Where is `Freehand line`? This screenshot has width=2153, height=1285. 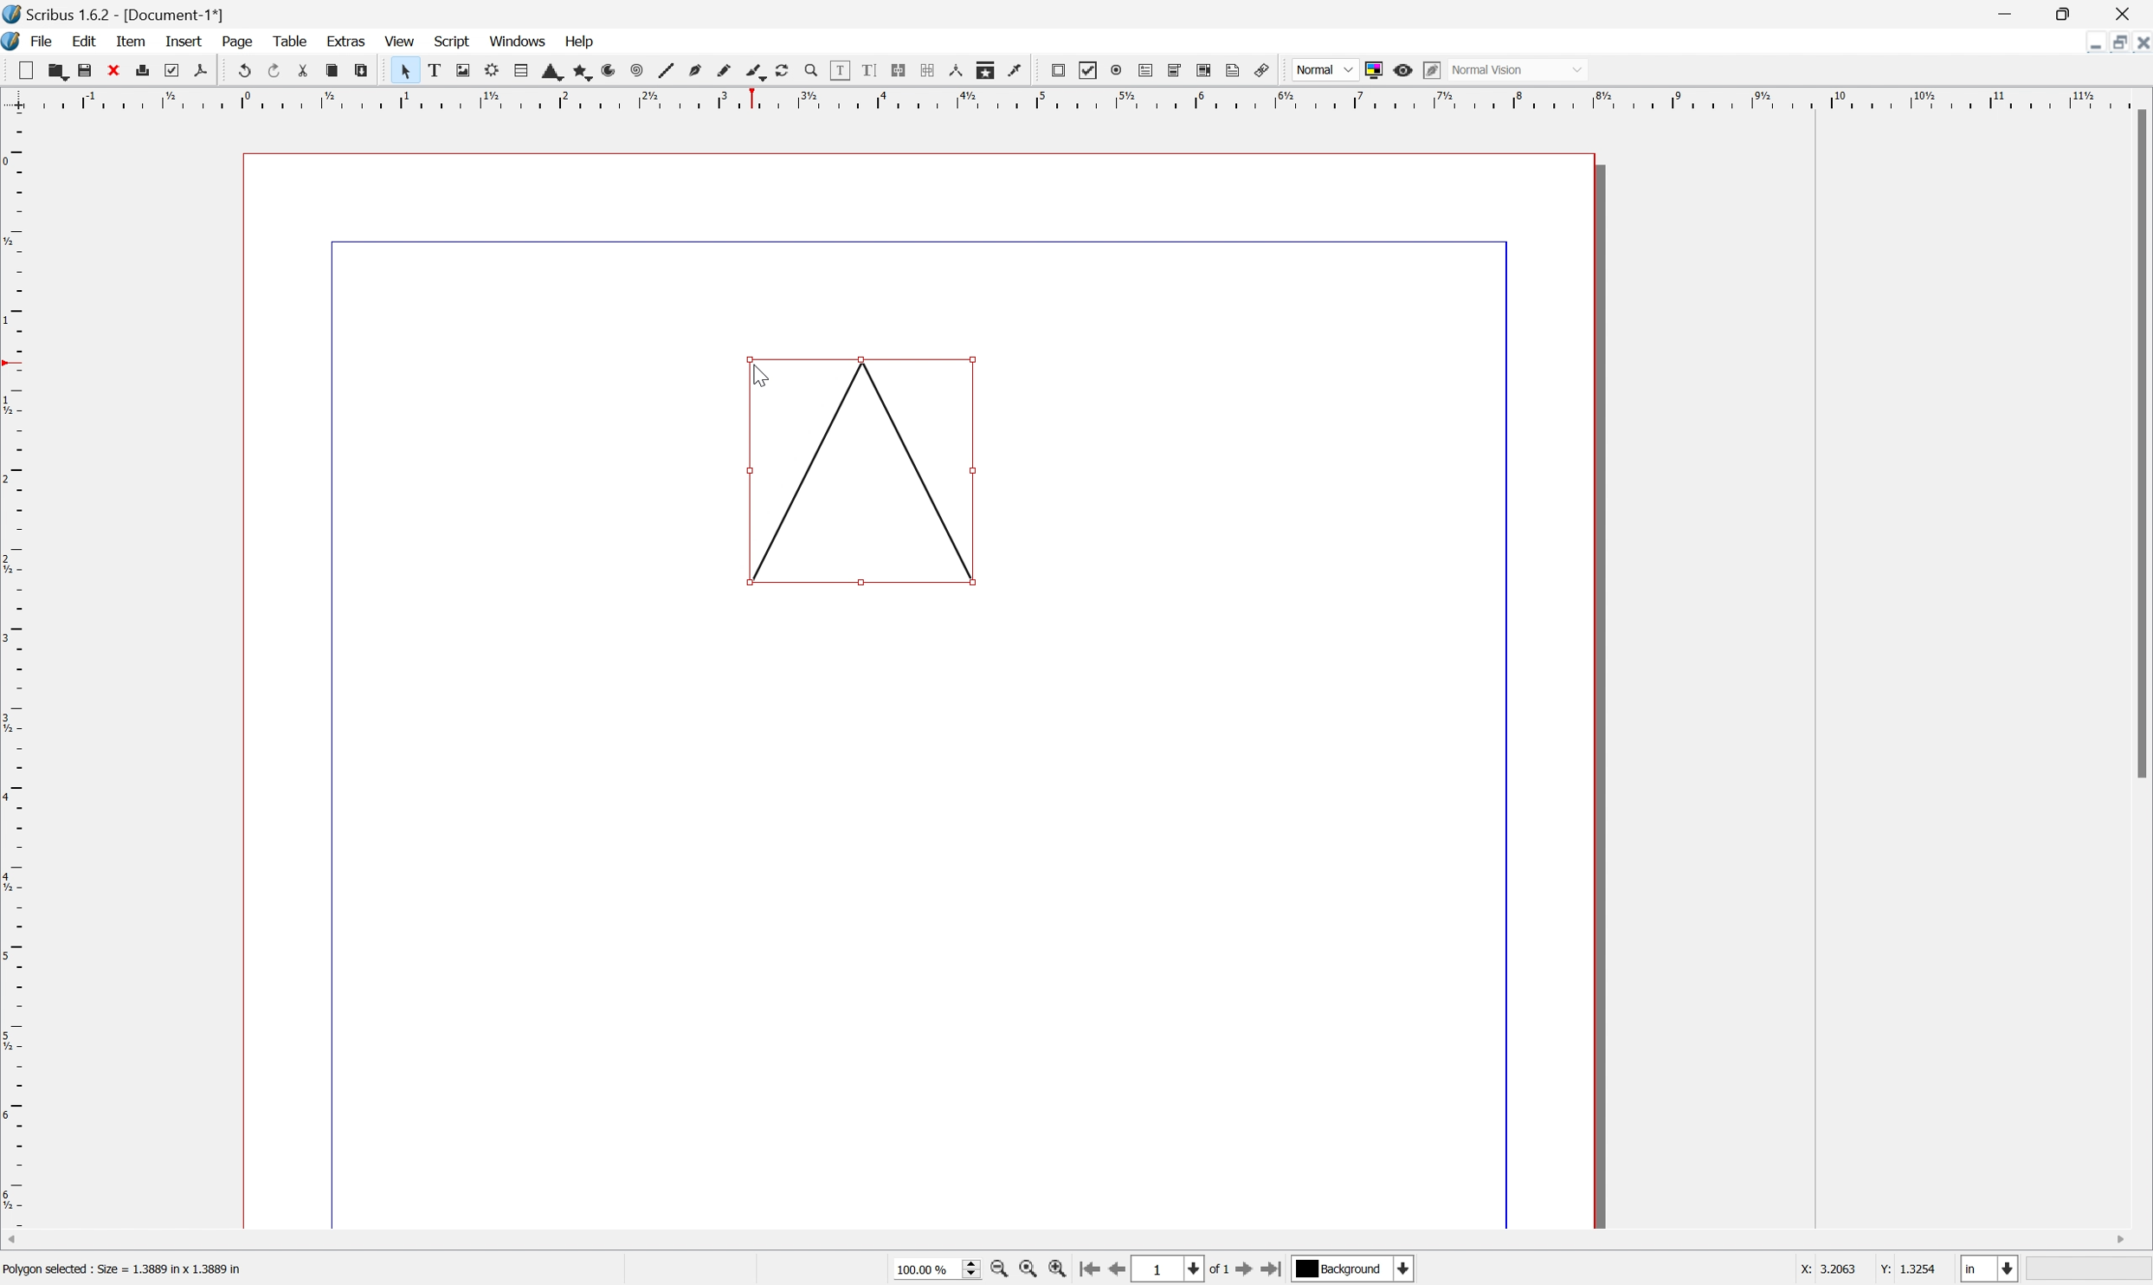
Freehand line is located at coordinates (725, 71).